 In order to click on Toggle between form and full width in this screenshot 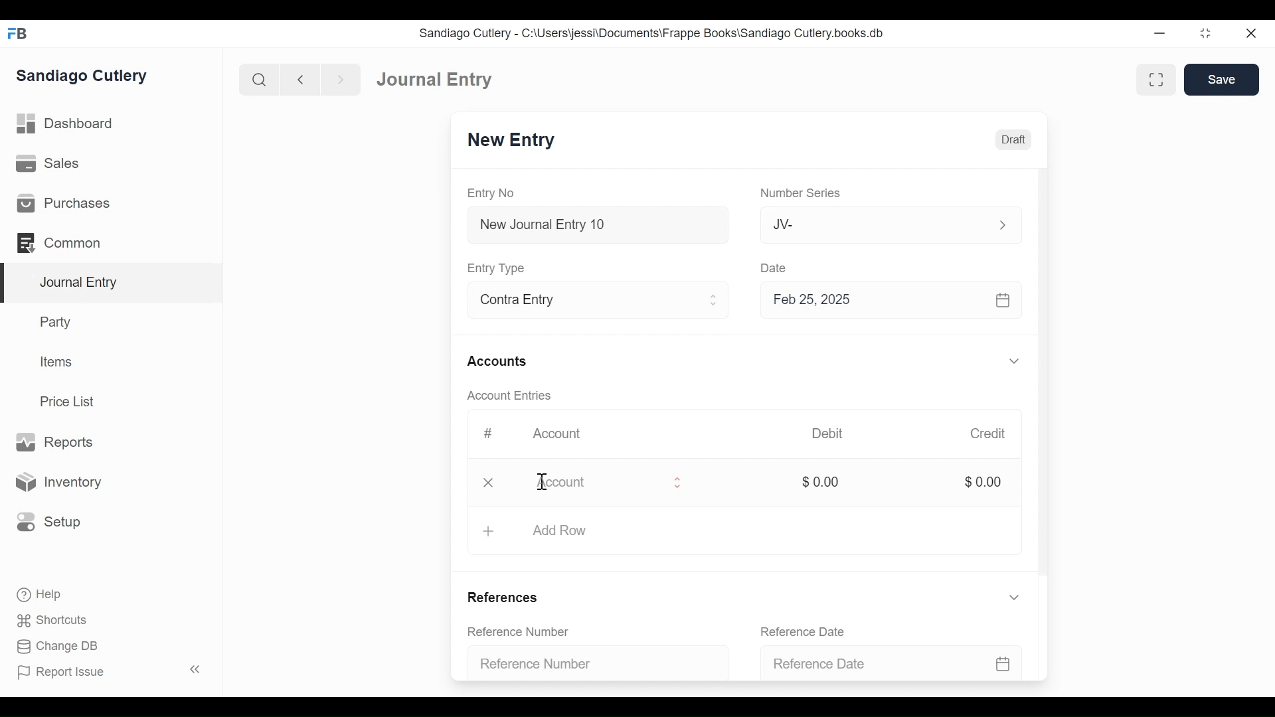, I will do `click(1154, 78)`.